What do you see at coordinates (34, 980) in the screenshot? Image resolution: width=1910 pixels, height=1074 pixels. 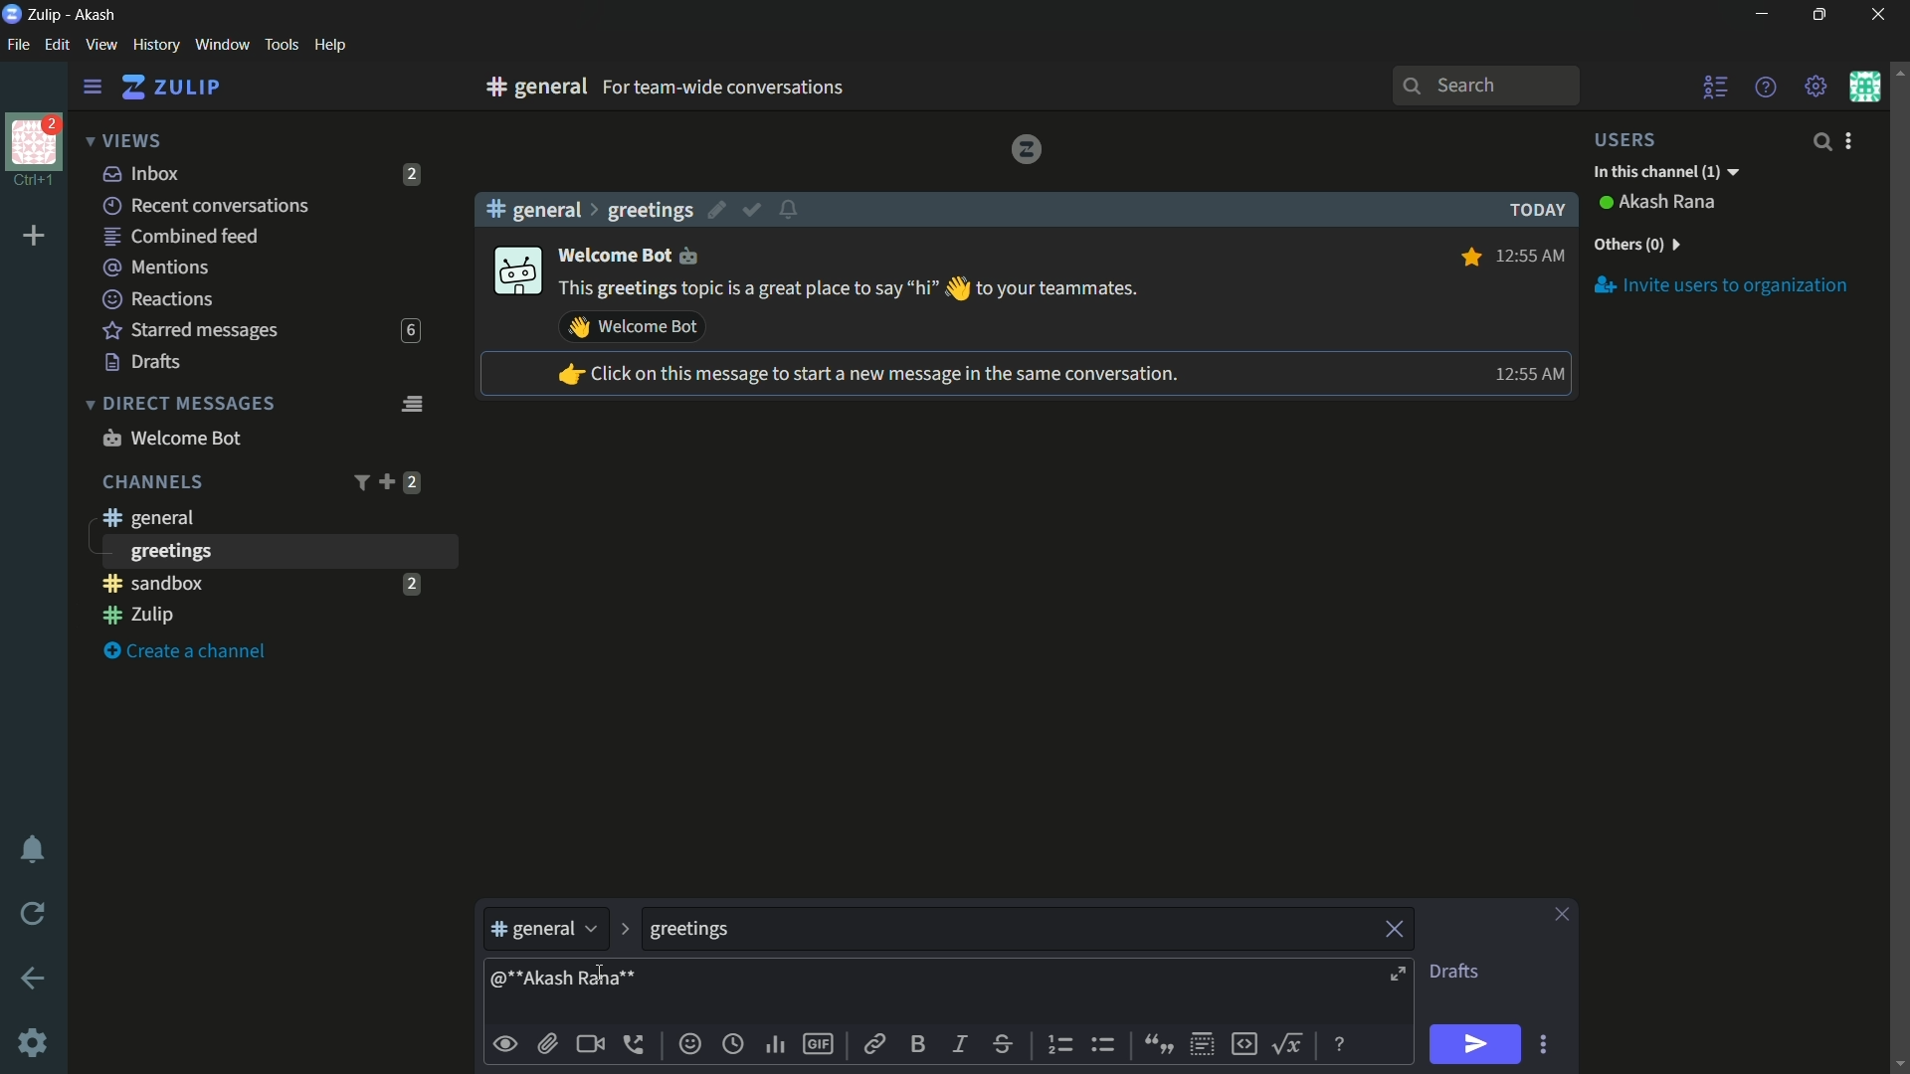 I see `go back` at bounding box center [34, 980].